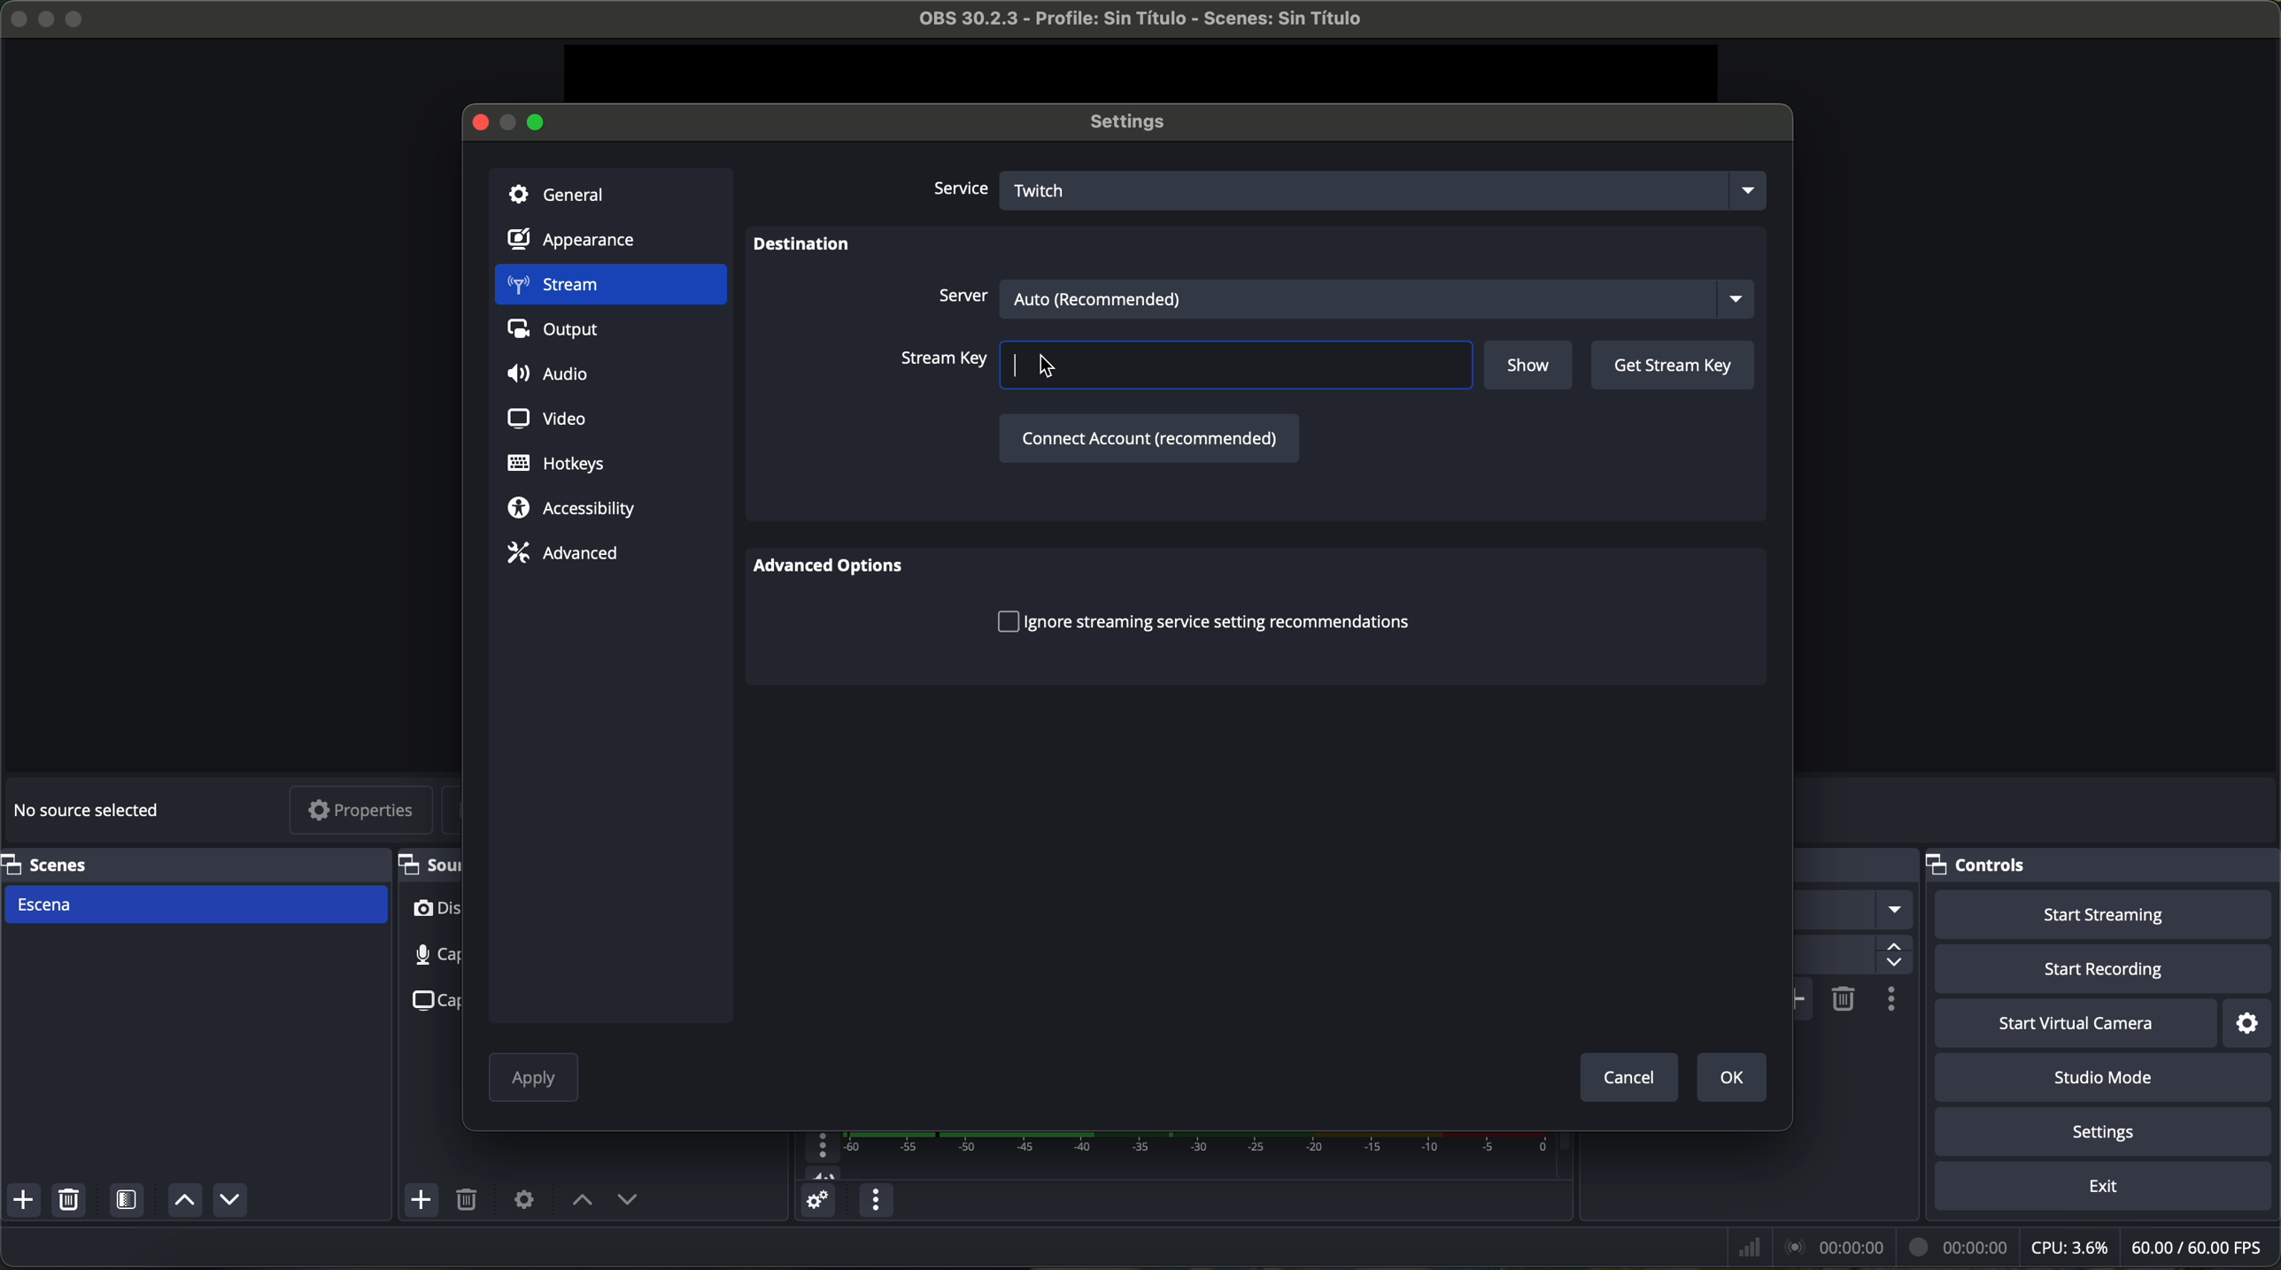 The width and height of the screenshot is (2281, 1270). Describe the element at coordinates (2250, 1023) in the screenshot. I see `settings` at that location.